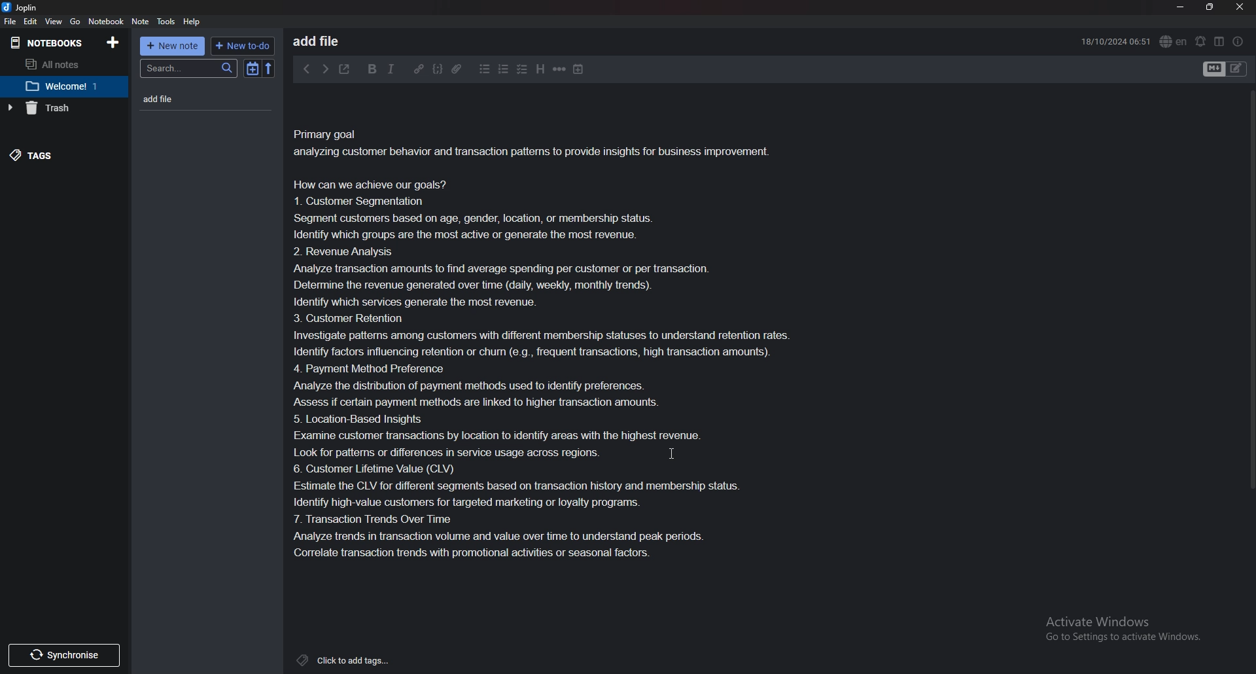 This screenshot has width=1256, height=674. Describe the element at coordinates (1219, 41) in the screenshot. I see `Toggle editor layout` at that location.